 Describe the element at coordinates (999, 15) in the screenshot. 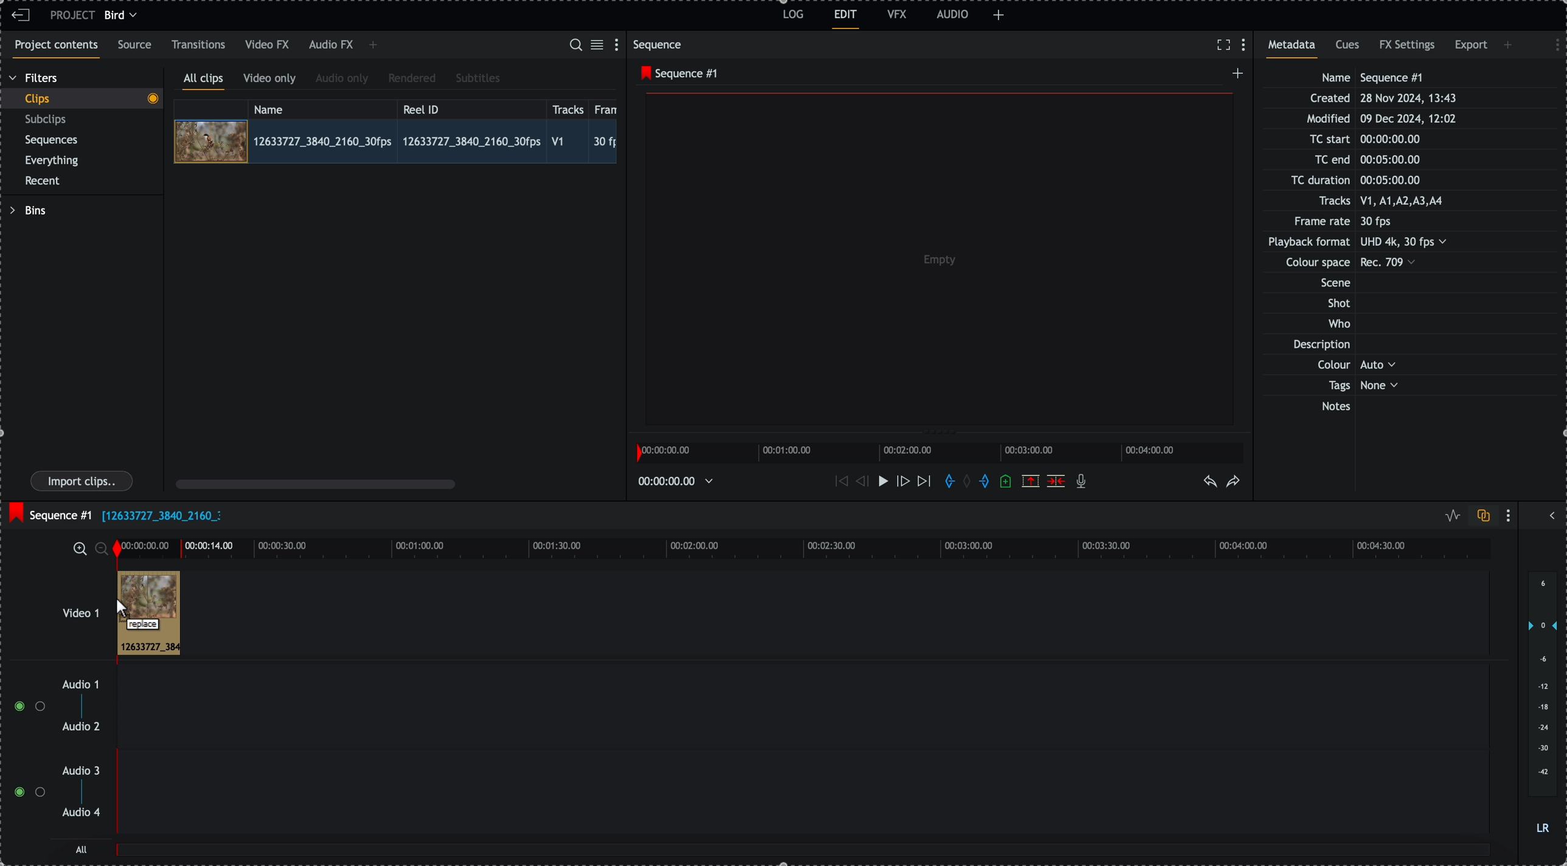

I see `add panel` at that location.